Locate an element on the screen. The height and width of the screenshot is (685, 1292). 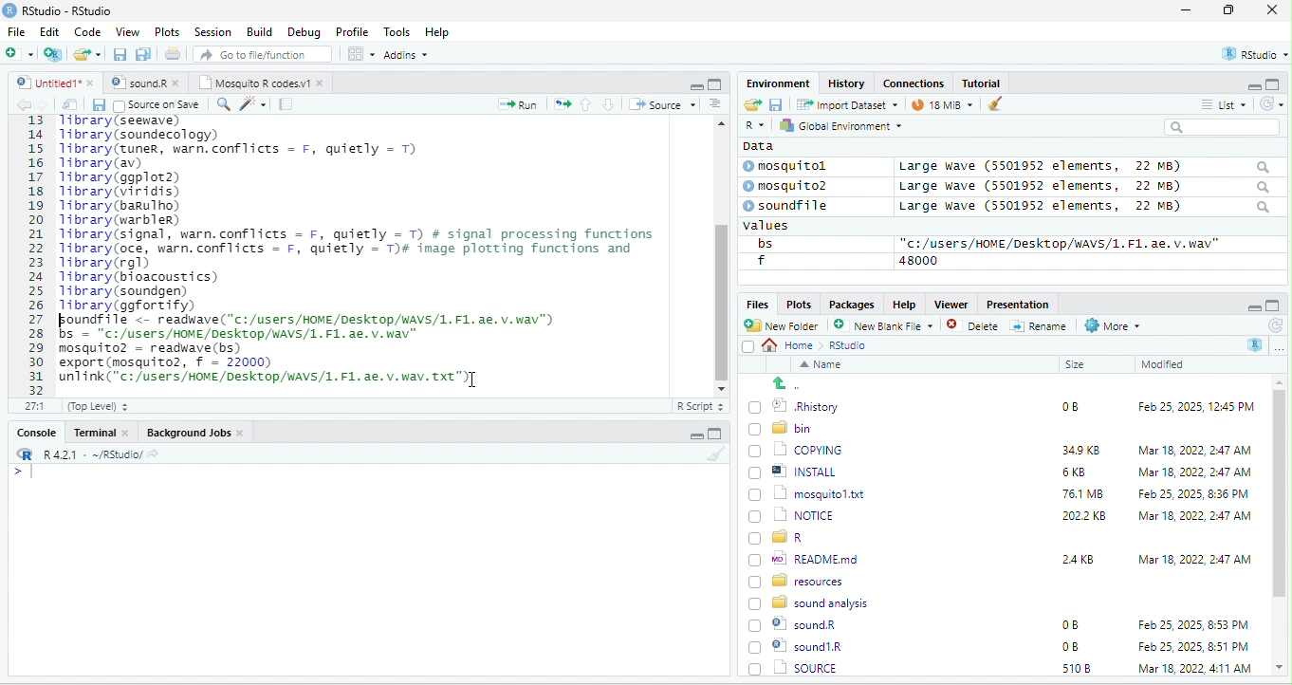
Mar 18, 2022, 2:47 AM is located at coordinates (1190, 473).